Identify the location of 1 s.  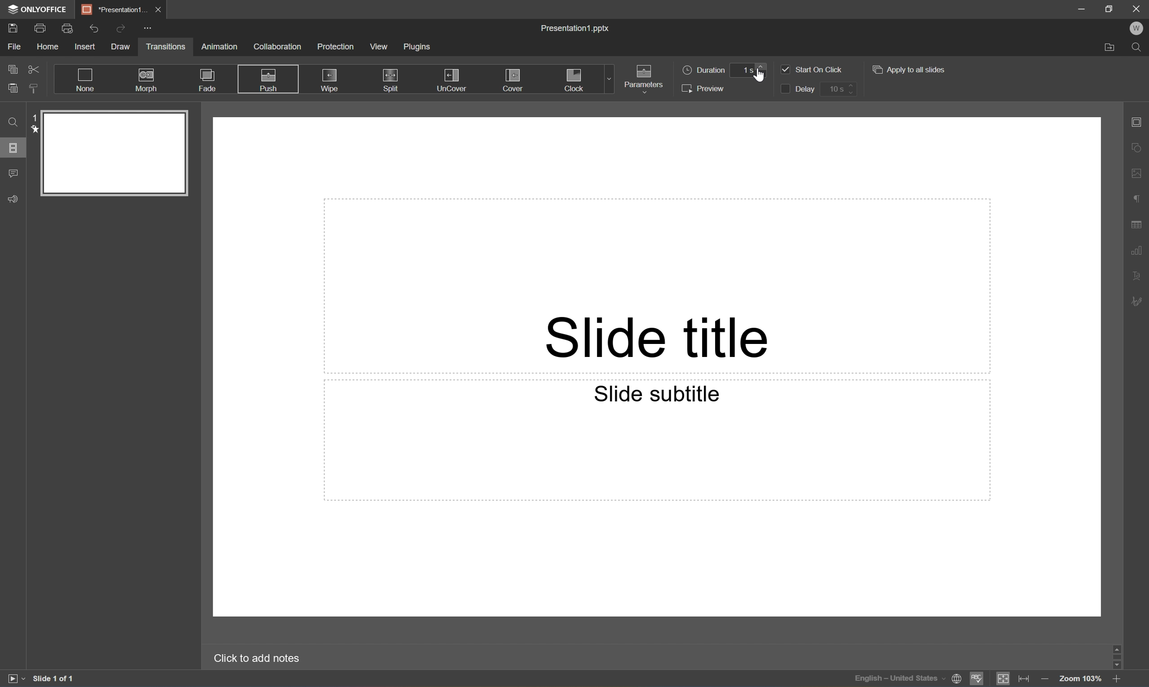
(750, 70).